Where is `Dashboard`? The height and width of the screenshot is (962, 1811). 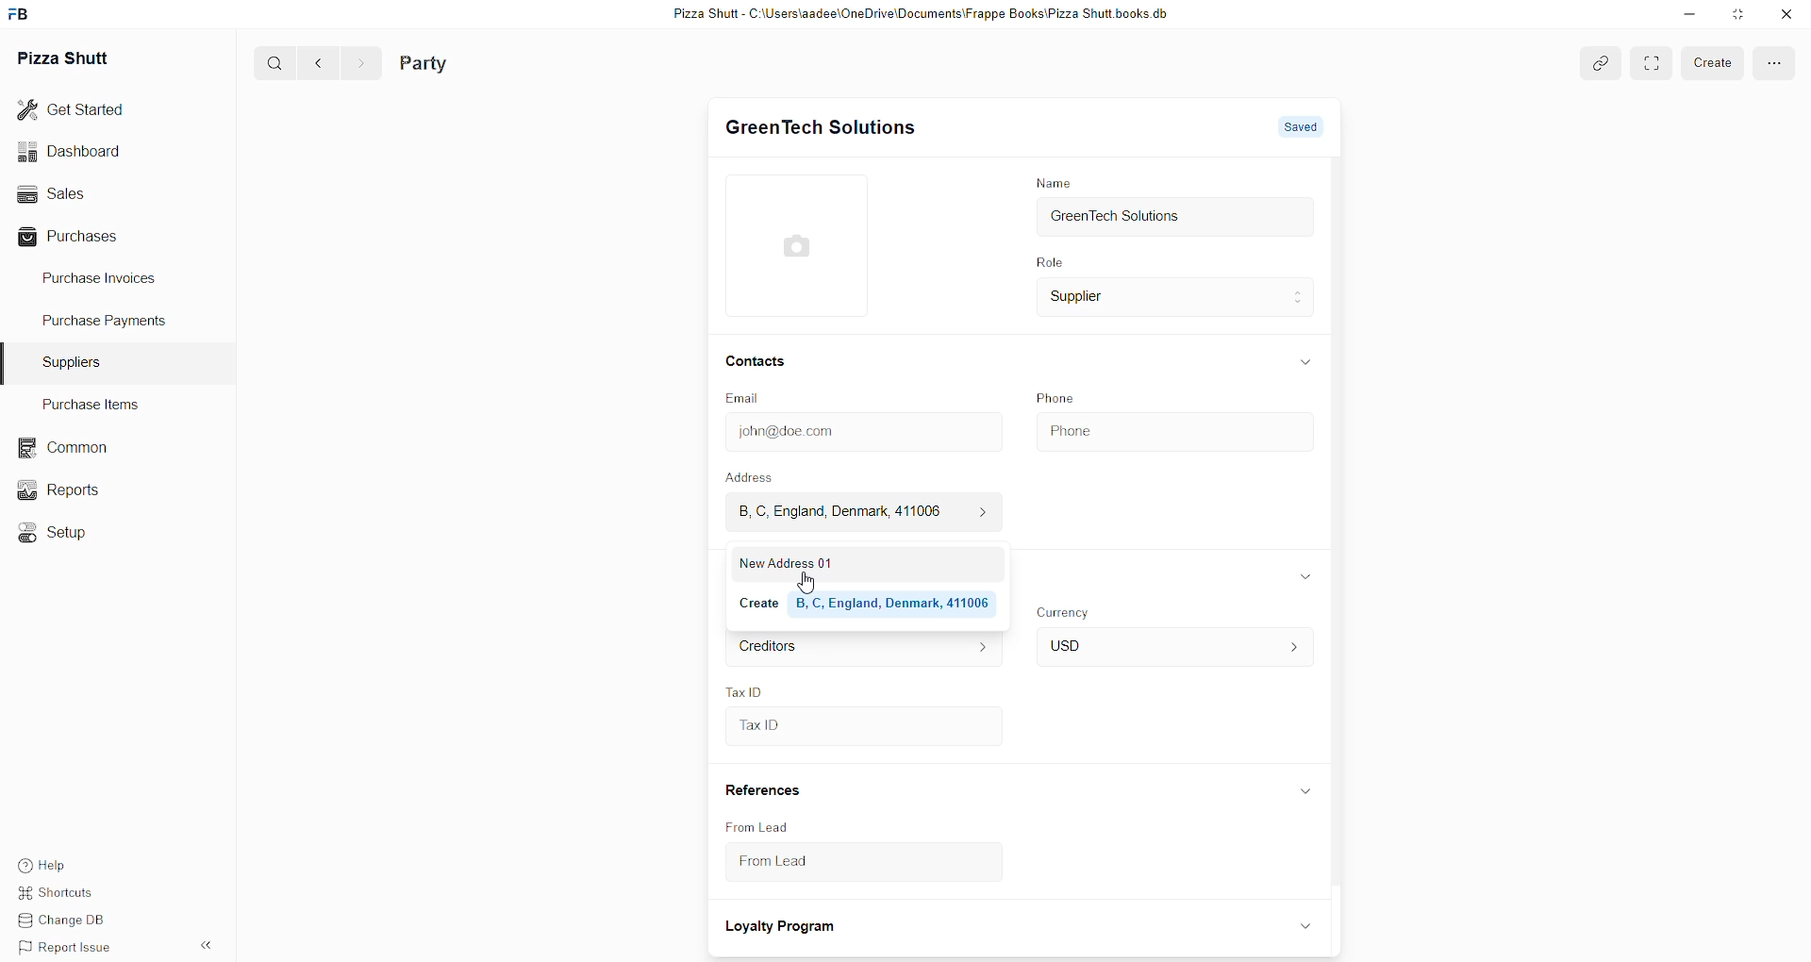
Dashboard is located at coordinates (91, 152).